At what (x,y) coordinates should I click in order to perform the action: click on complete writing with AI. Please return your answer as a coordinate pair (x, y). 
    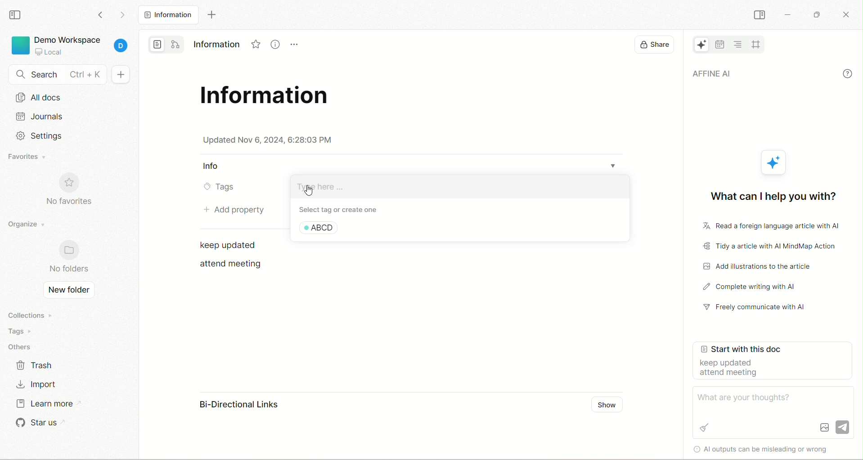
    Looking at the image, I should click on (760, 288).